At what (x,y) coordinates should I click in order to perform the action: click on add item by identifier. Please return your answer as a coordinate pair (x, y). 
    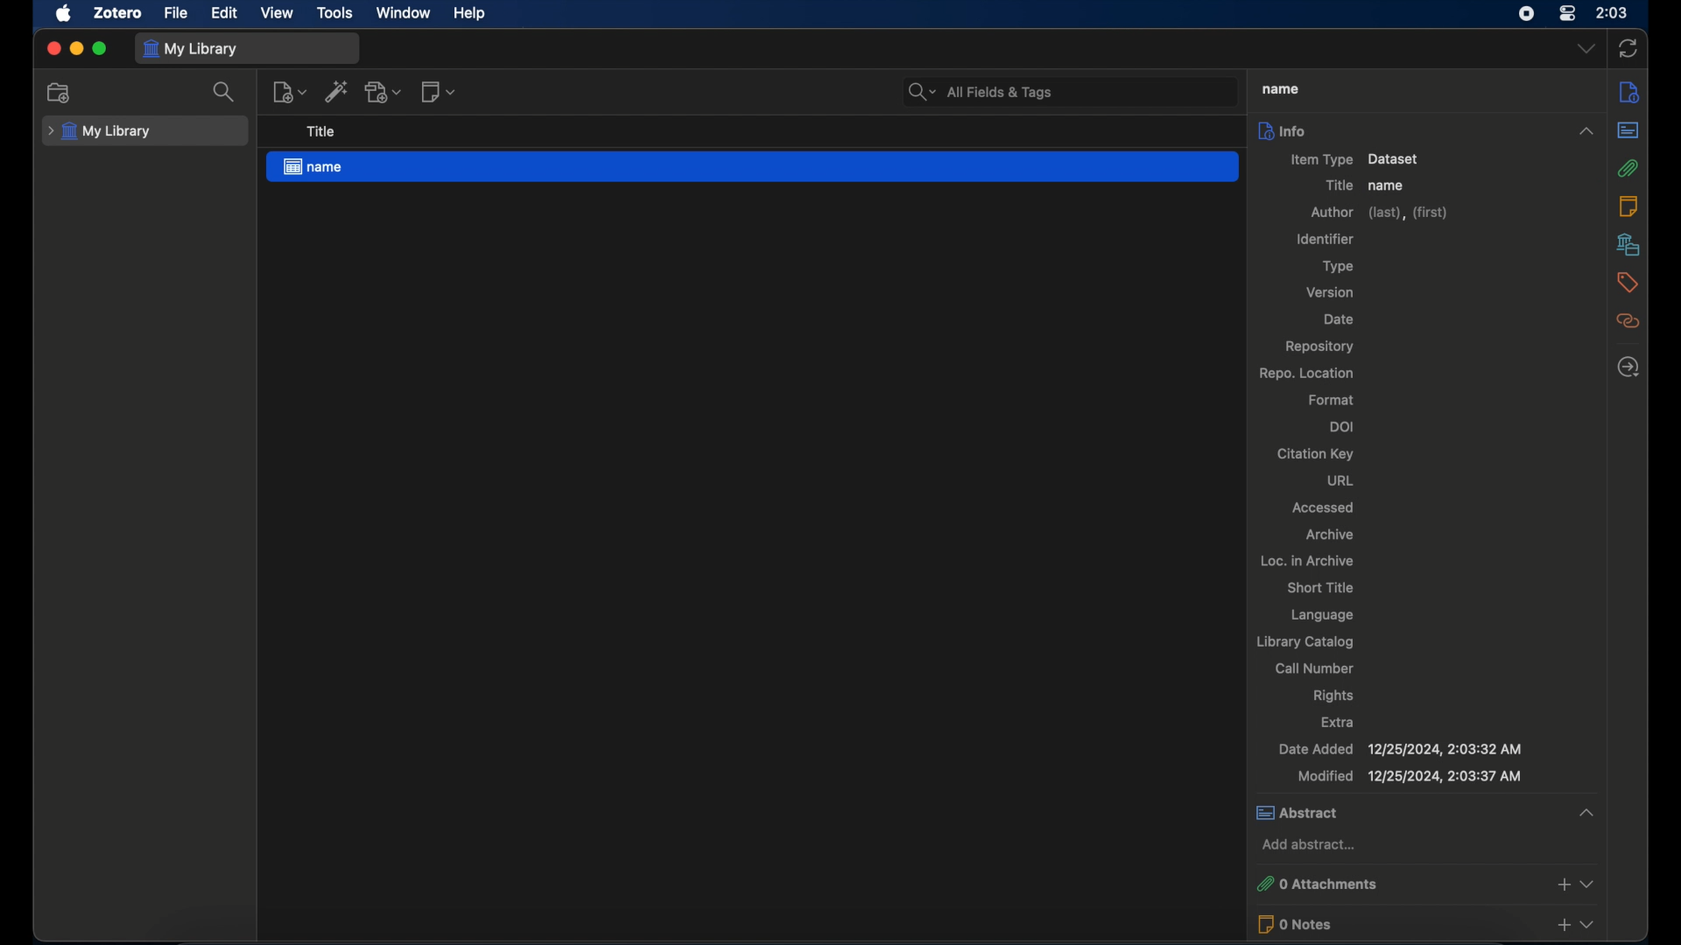
    Looking at the image, I should click on (337, 91).